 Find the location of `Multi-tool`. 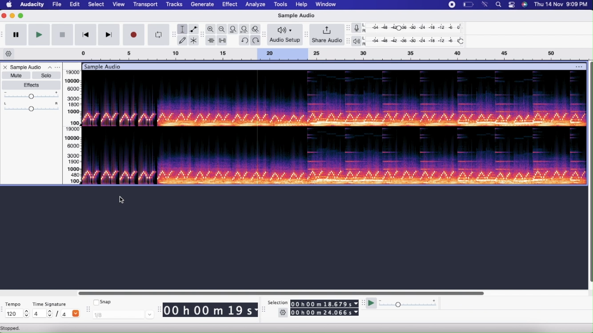

Multi-tool is located at coordinates (193, 40).